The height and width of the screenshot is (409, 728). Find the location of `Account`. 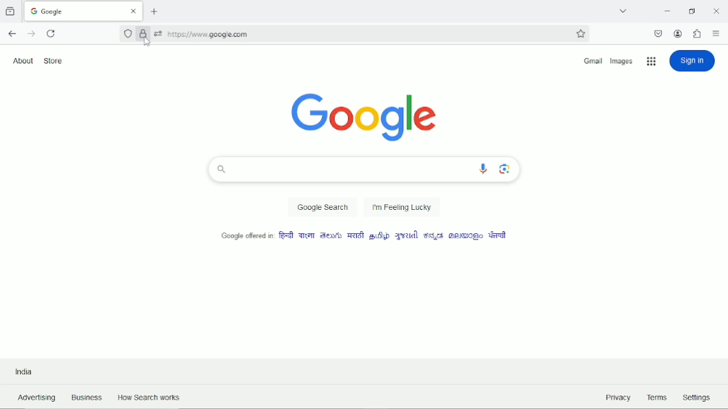

Account is located at coordinates (678, 33).